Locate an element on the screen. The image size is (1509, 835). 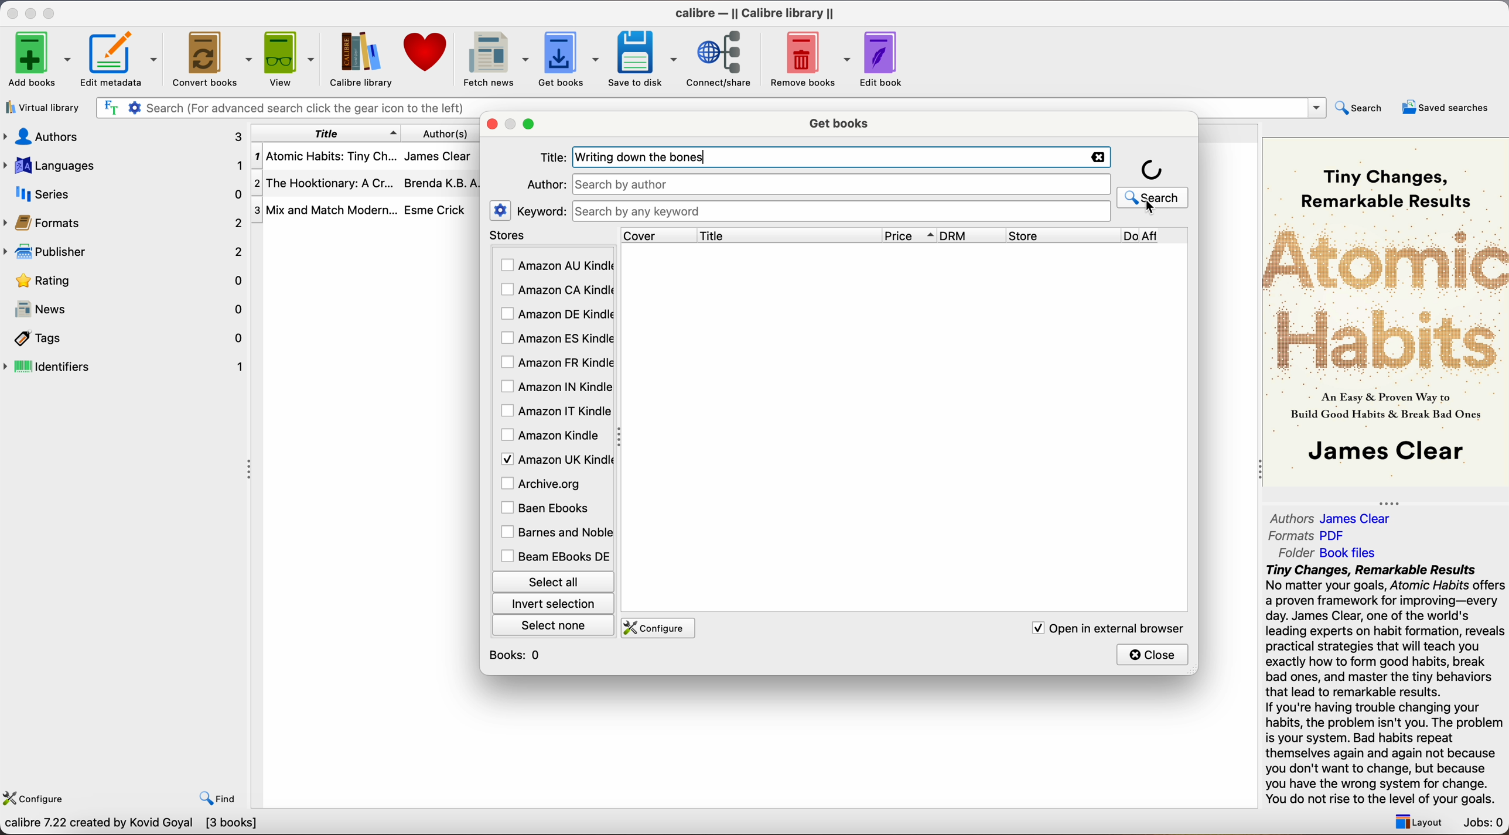
authors is located at coordinates (122, 136).